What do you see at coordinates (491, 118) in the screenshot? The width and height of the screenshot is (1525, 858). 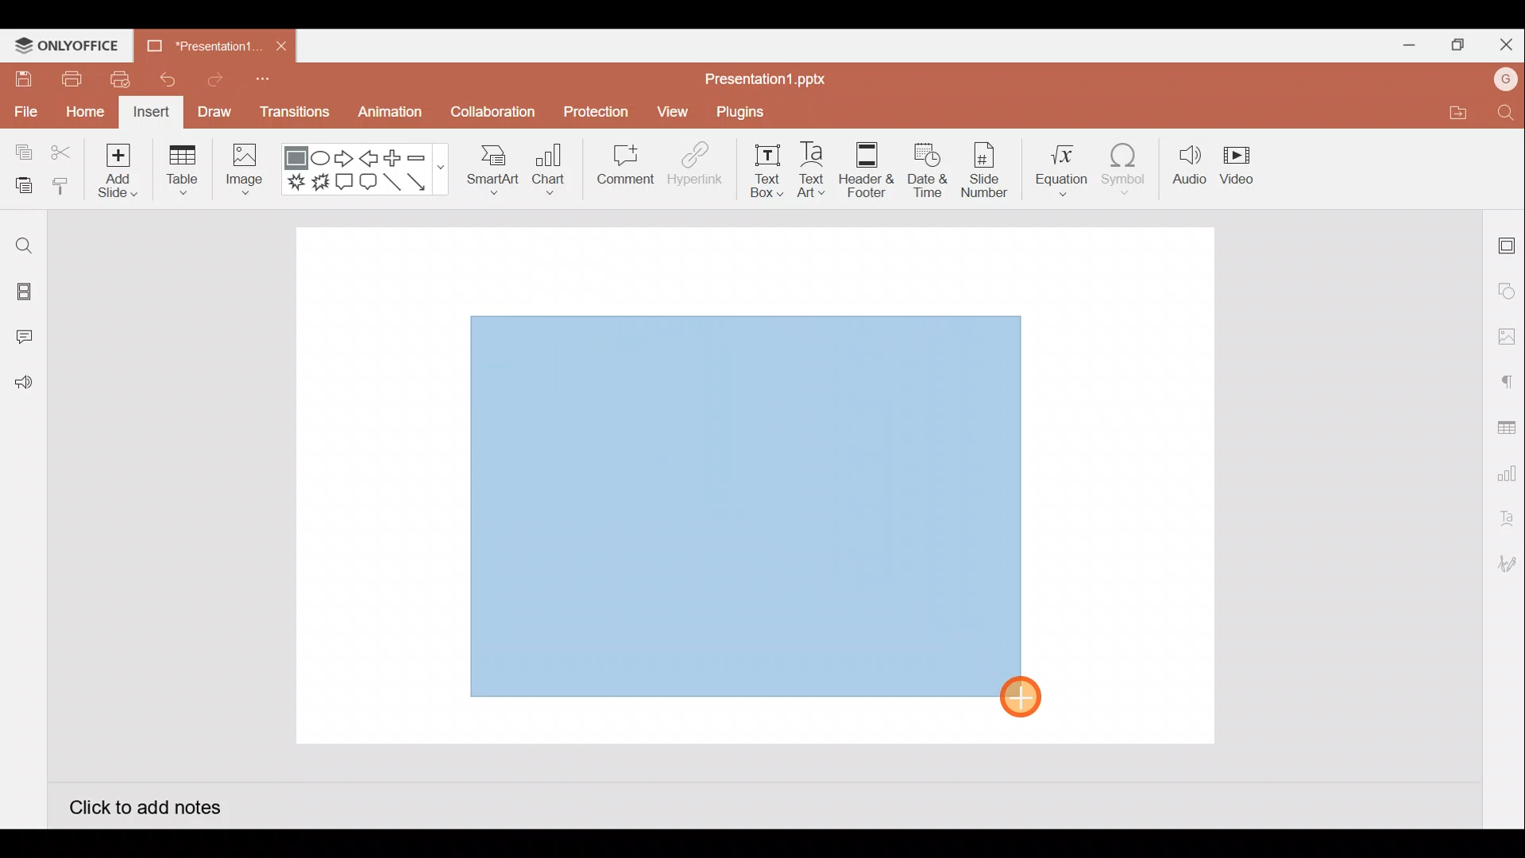 I see `Collaboration` at bounding box center [491, 118].